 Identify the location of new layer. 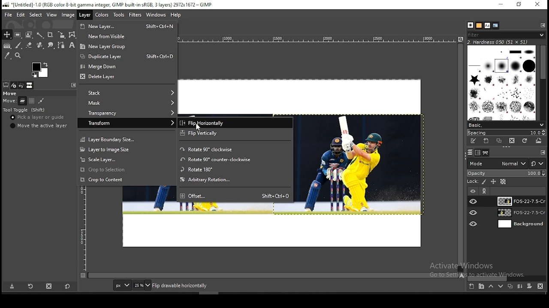
(109, 25).